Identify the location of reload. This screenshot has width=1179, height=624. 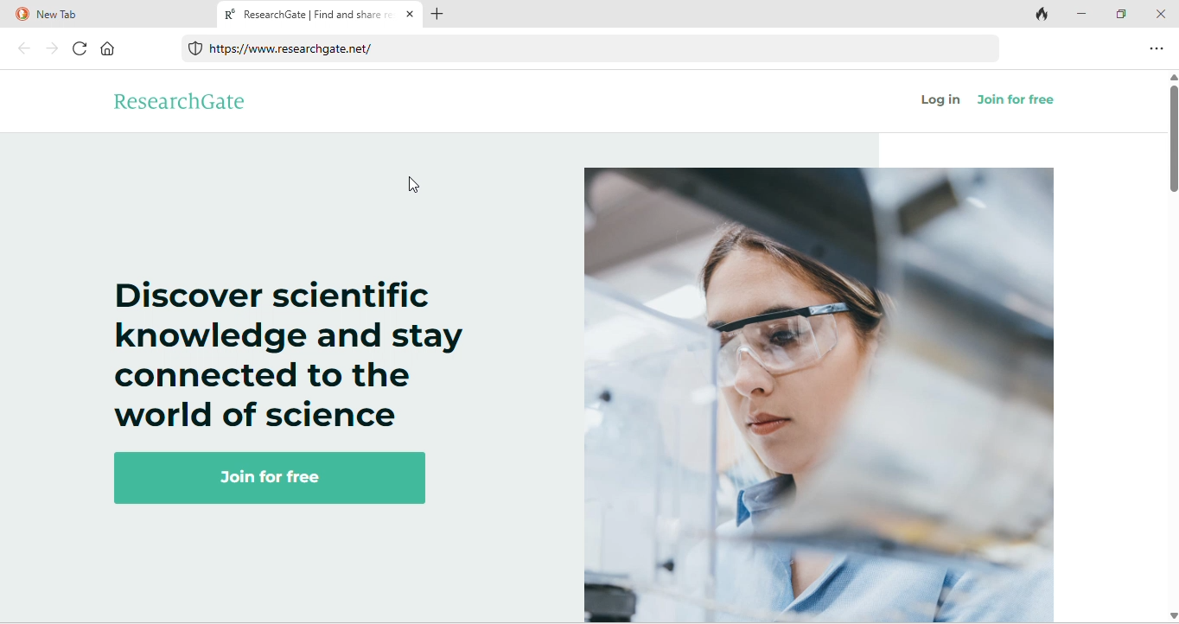
(76, 49).